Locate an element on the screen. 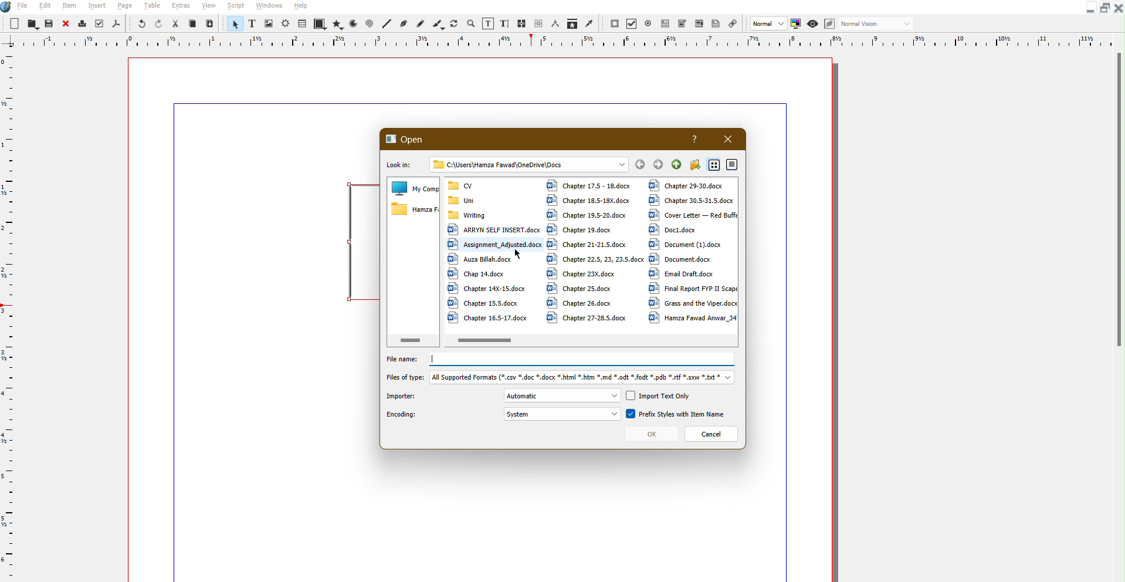 Image resolution: width=1125 pixels, height=582 pixels. Save is located at coordinates (50, 25).